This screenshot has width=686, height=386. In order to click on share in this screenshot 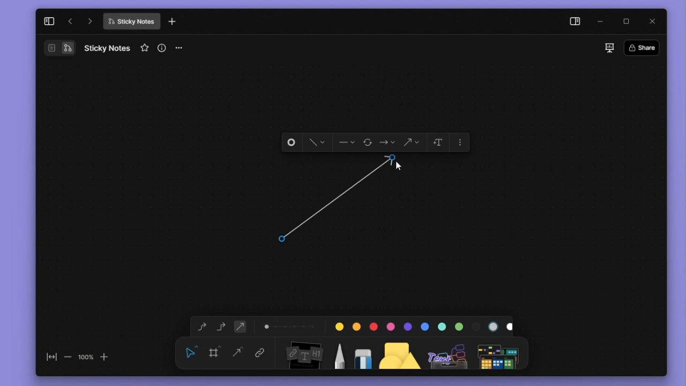, I will do `click(645, 47)`.